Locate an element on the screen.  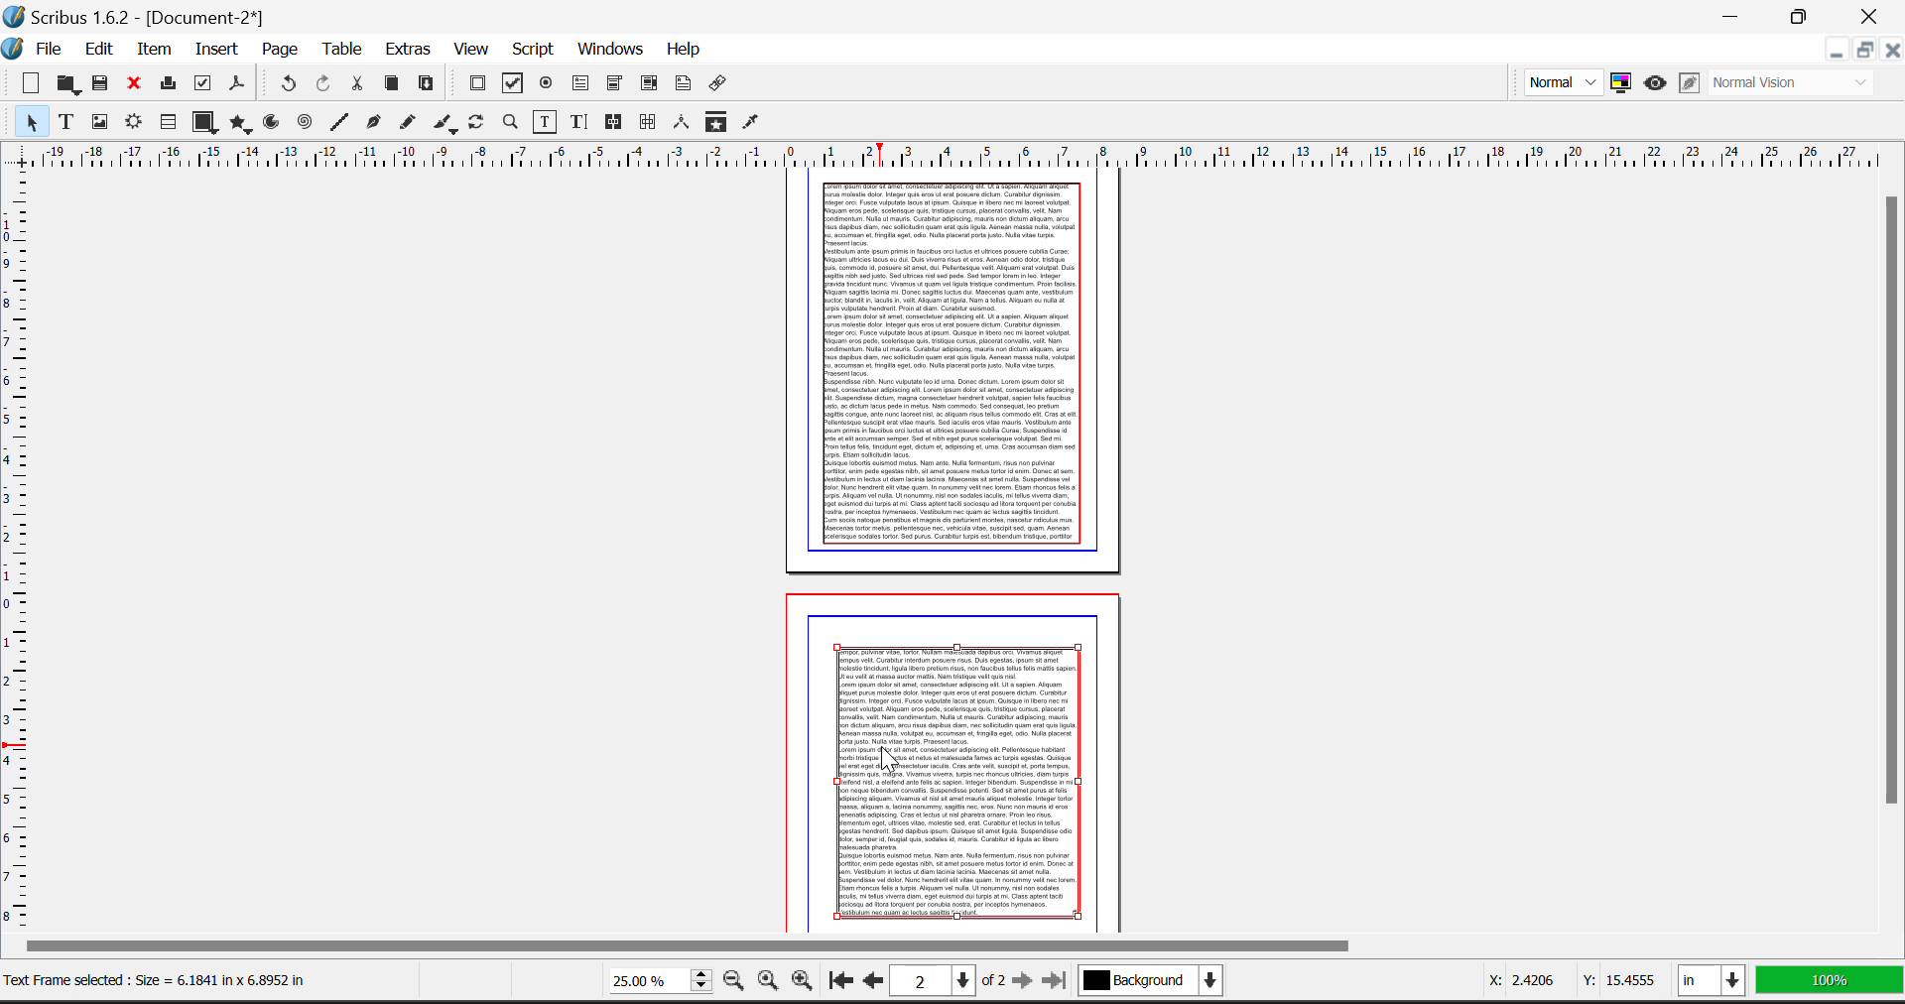
Select is located at coordinates (25, 122).